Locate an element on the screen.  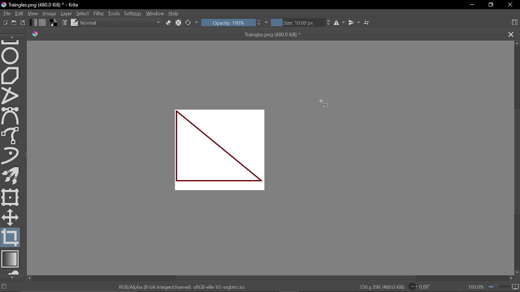
100.0& is located at coordinates (494, 286).